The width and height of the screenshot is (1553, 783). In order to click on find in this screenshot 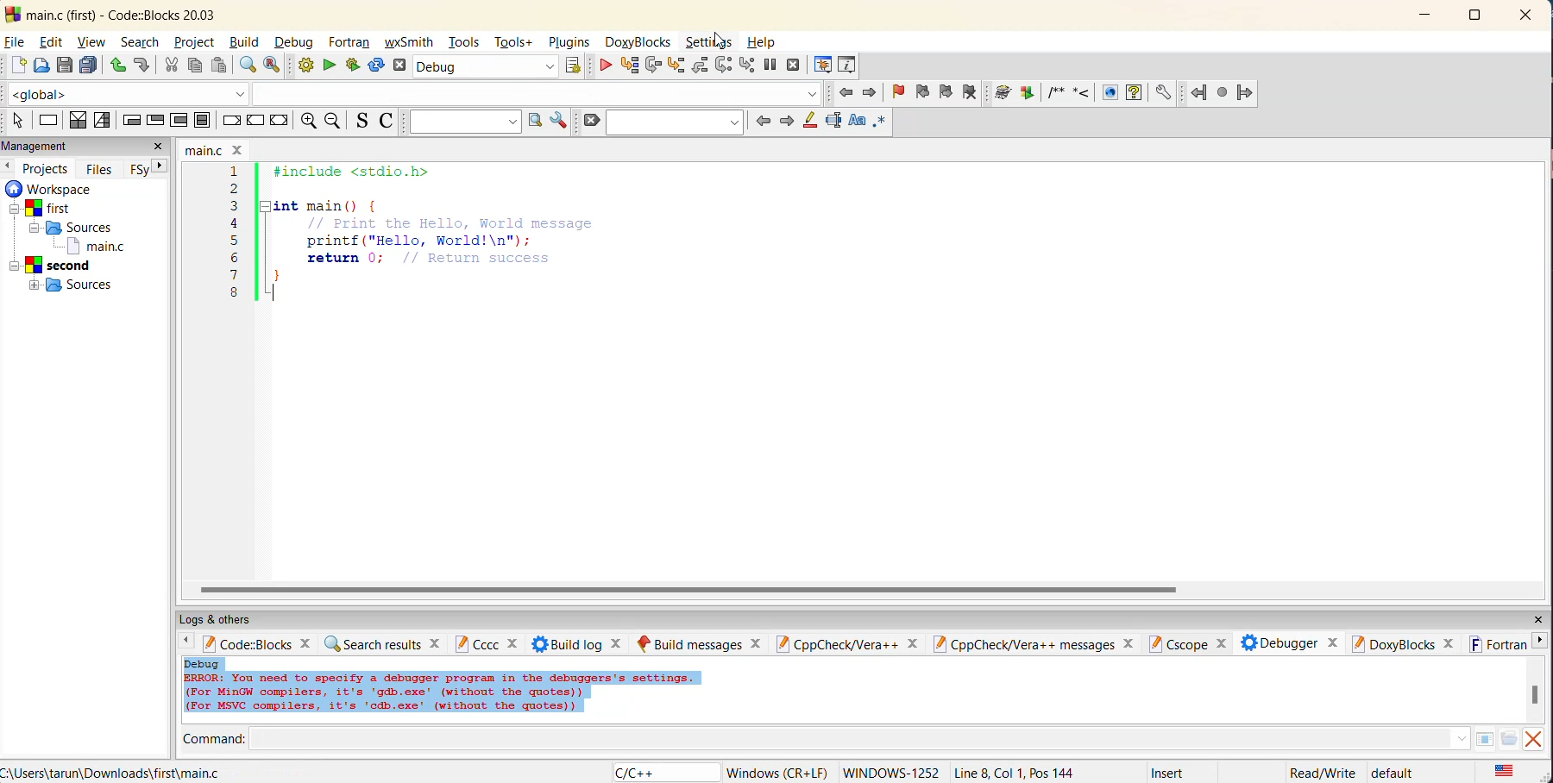, I will do `click(247, 67)`.